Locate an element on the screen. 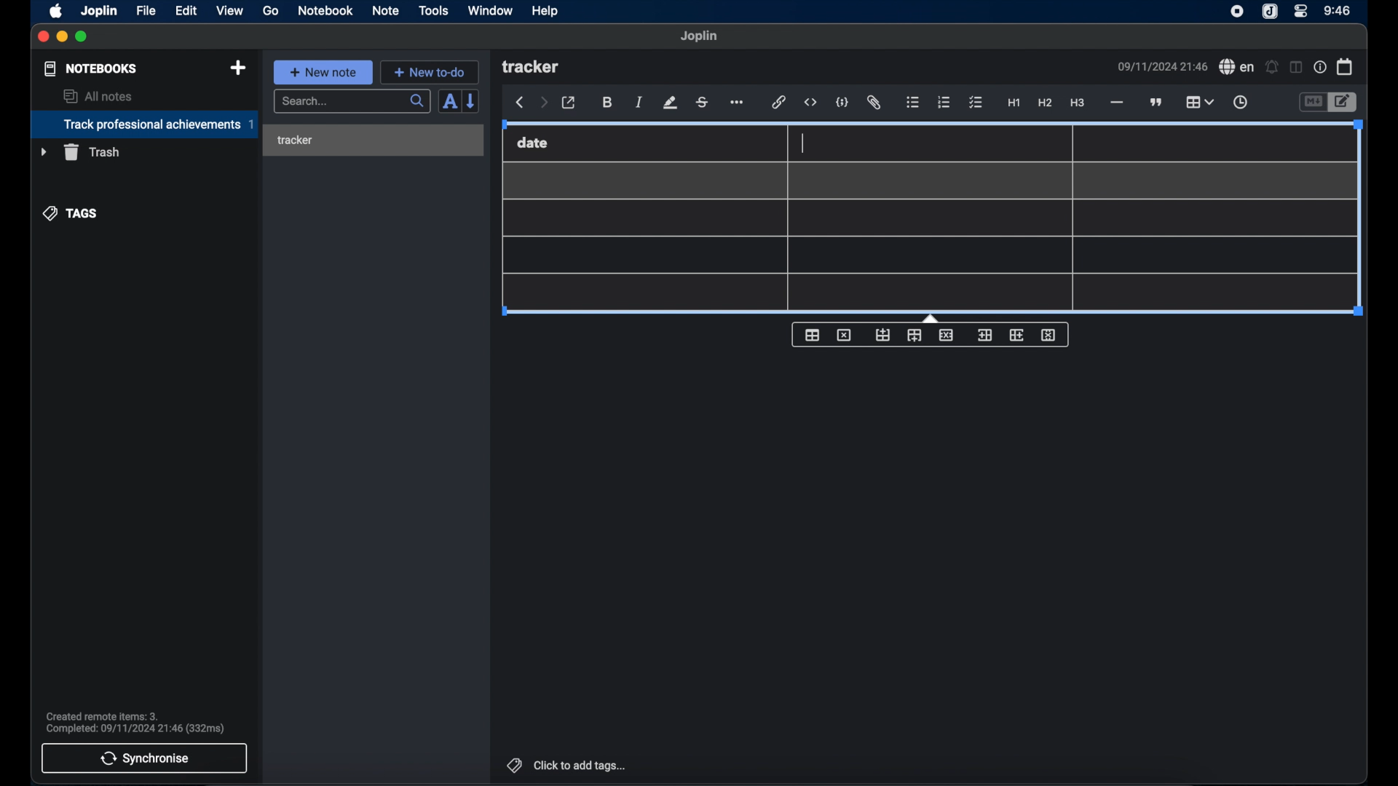 This screenshot has height=786, width=1398. heading 1 is located at coordinates (1014, 103).